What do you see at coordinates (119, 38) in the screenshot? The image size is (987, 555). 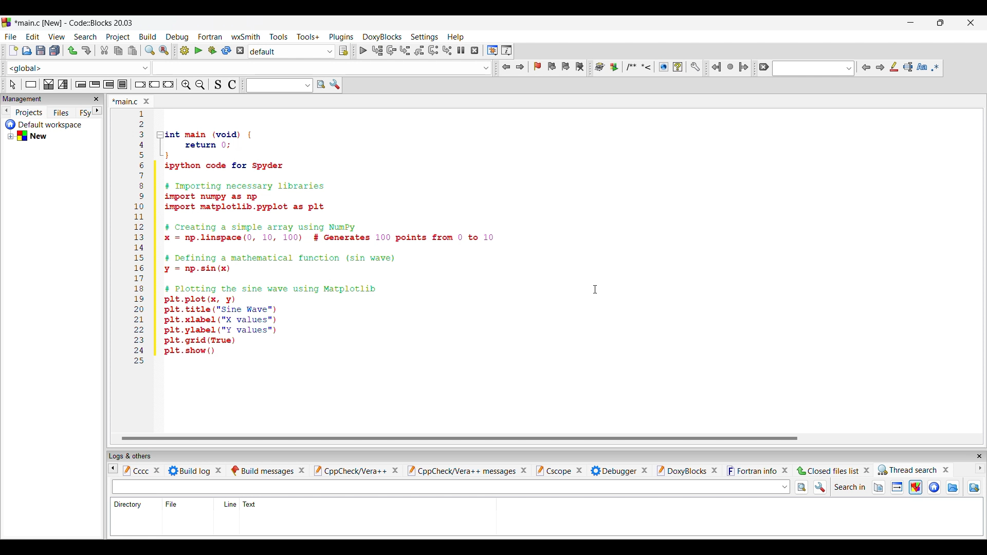 I see `Project menu` at bounding box center [119, 38].